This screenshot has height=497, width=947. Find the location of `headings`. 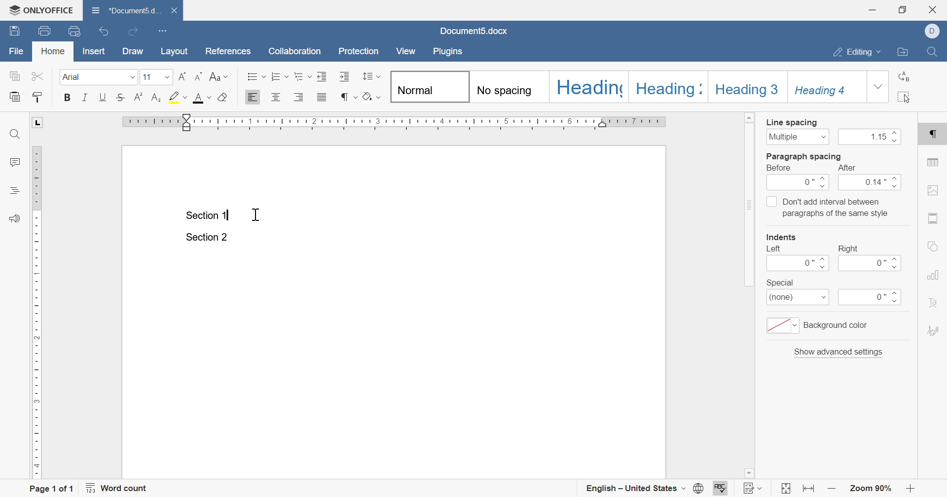

headings is located at coordinates (13, 191).